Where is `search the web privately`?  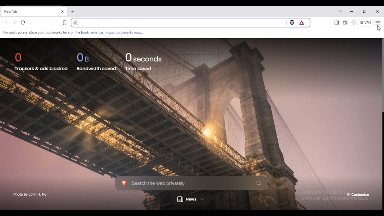 search the web privately is located at coordinates (191, 184).